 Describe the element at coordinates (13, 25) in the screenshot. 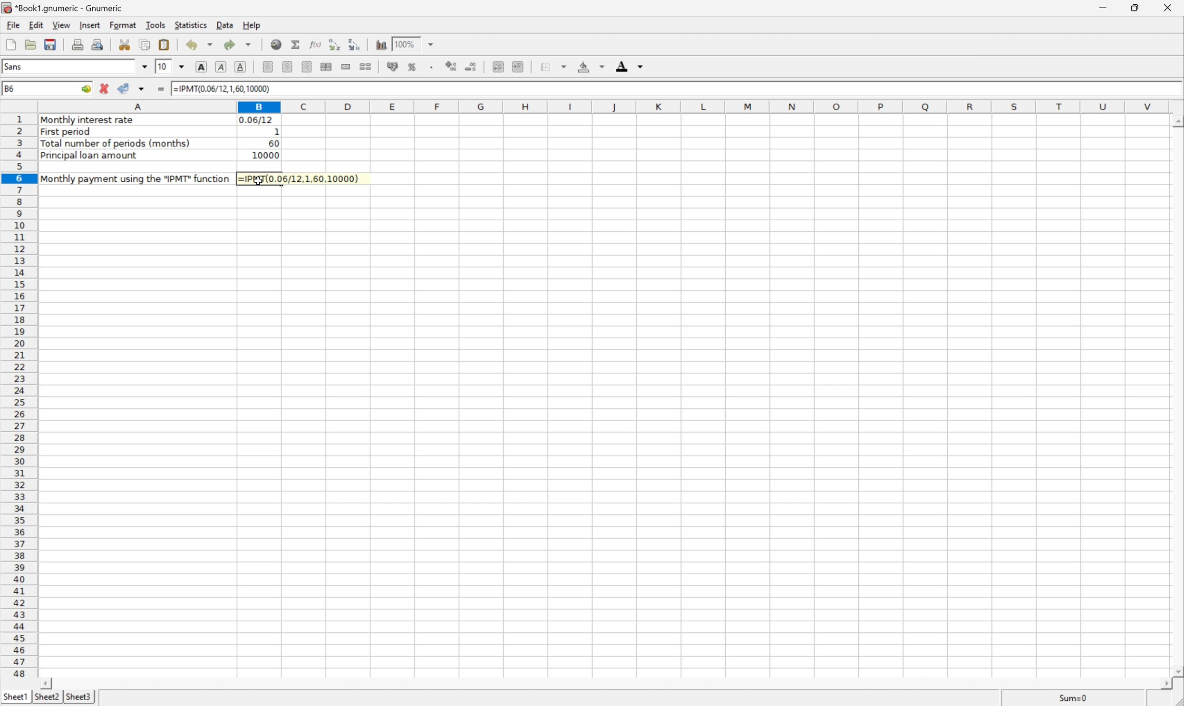

I see `File` at that location.